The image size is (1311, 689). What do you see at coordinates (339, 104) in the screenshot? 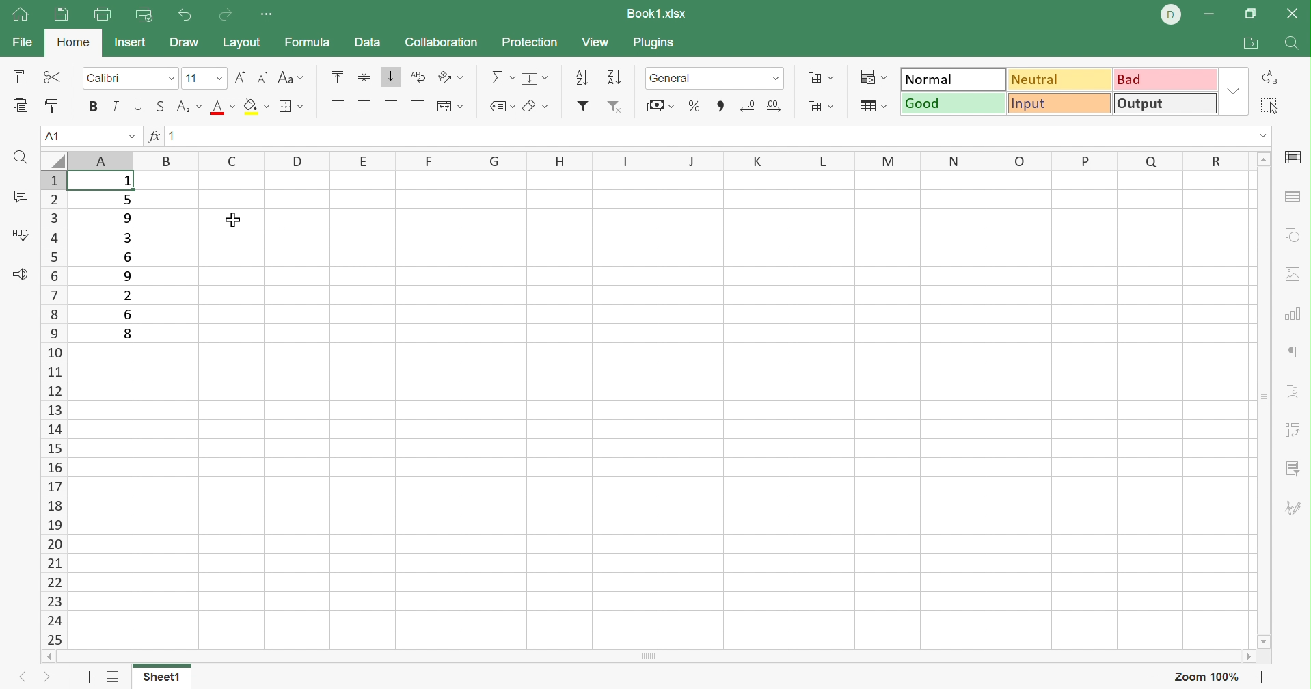
I see `Align left` at bounding box center [339, 104].